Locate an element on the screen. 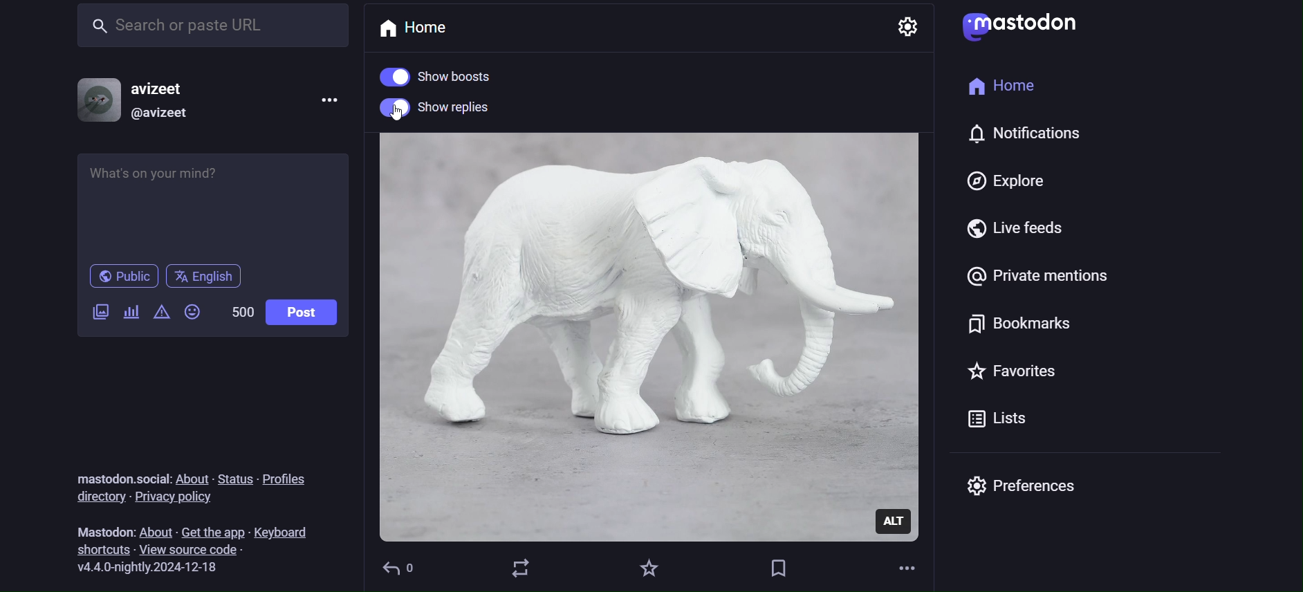  keyboard is located at coordinates (287, 529).